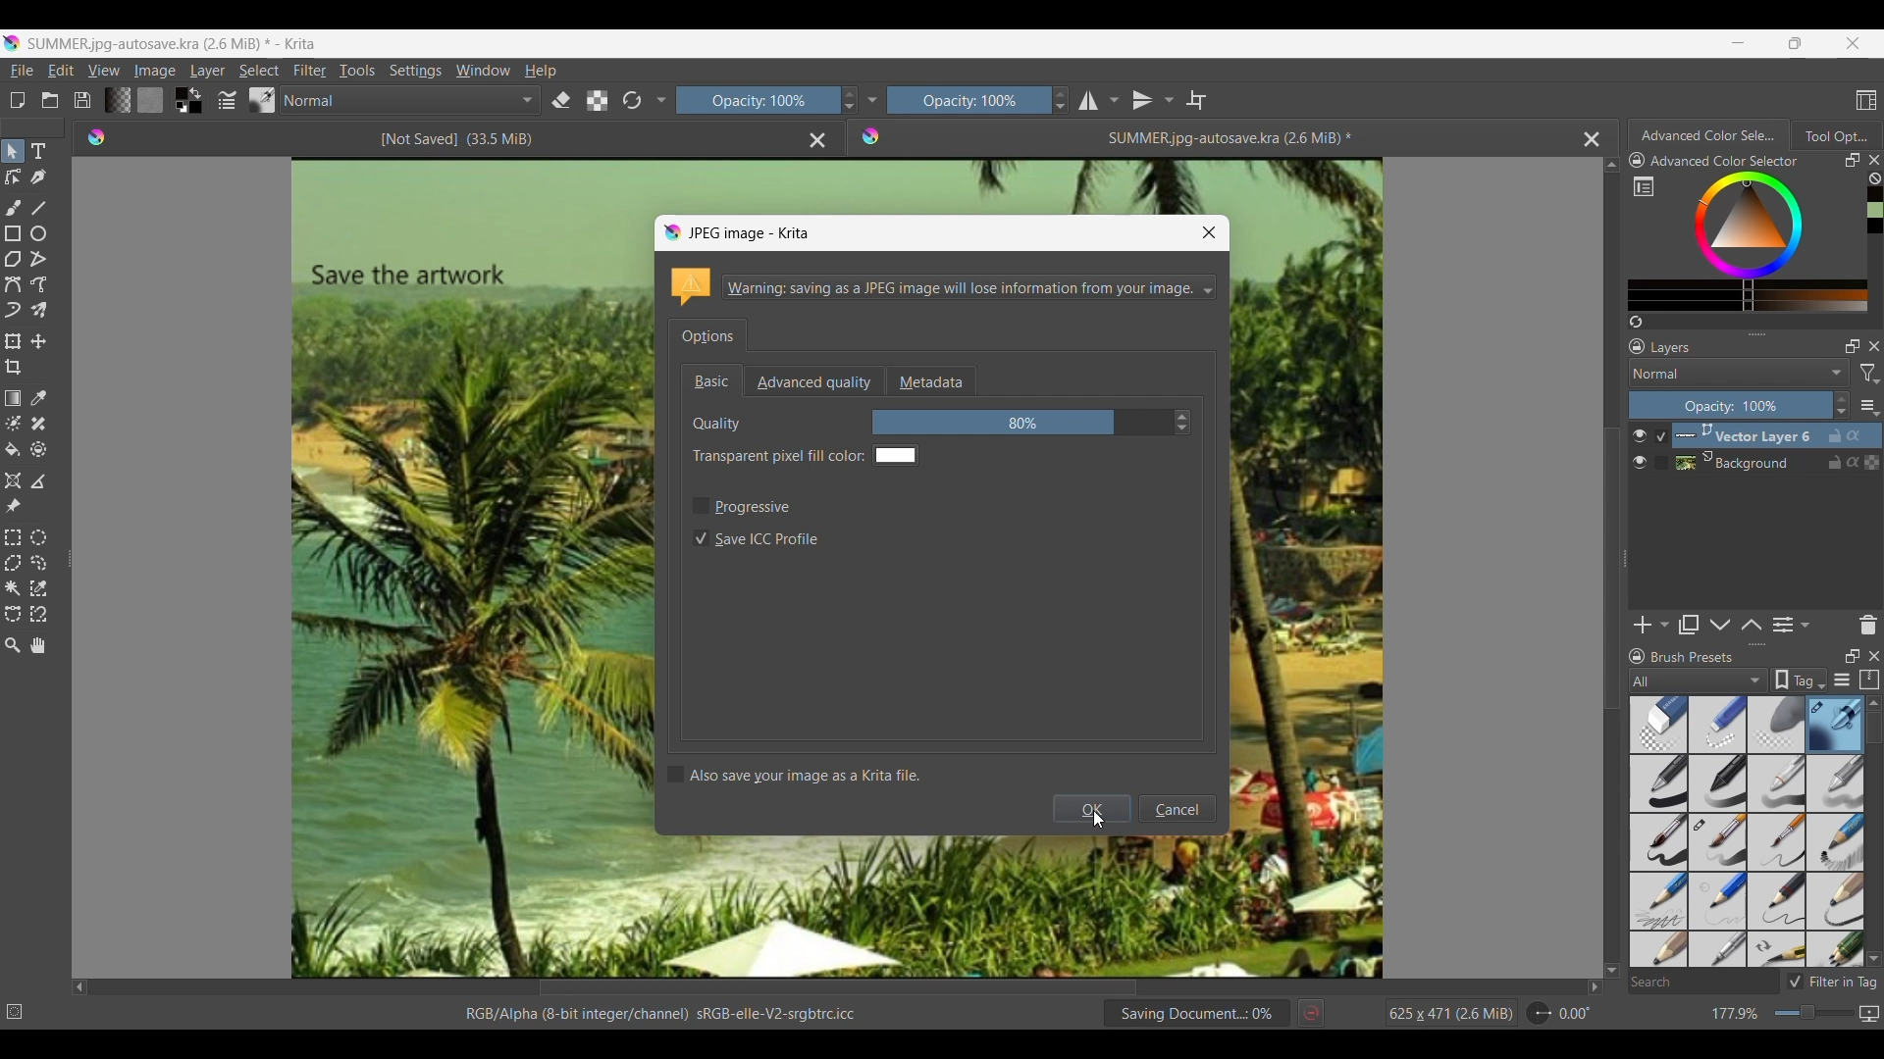  What do you see at coordinates (1623, 586) in the screenshot?
I see `Change width of panels attached to this line` at bounding box center [1623, 586].